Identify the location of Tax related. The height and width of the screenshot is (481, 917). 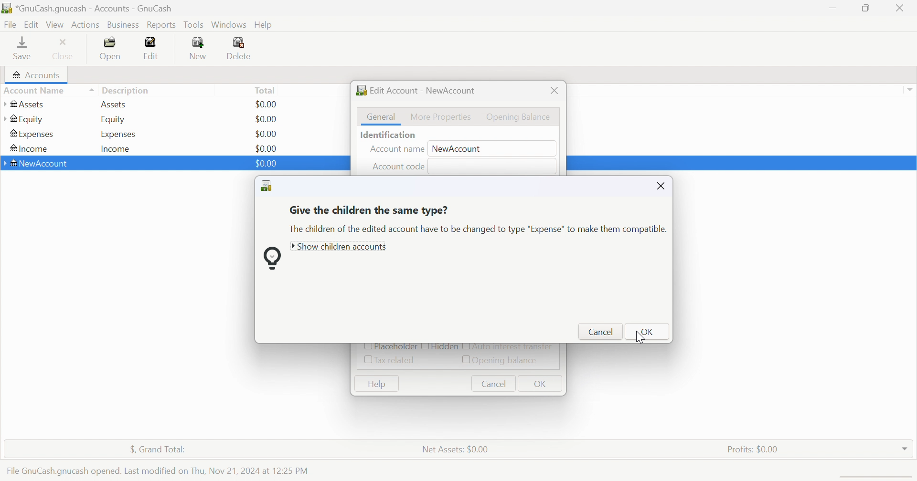
(397, 360).